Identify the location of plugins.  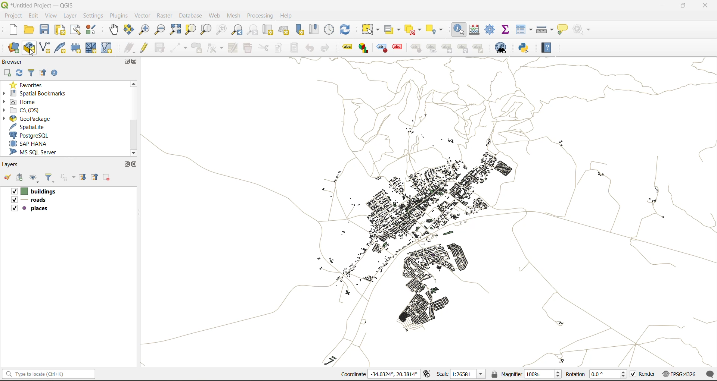
(118, 16).